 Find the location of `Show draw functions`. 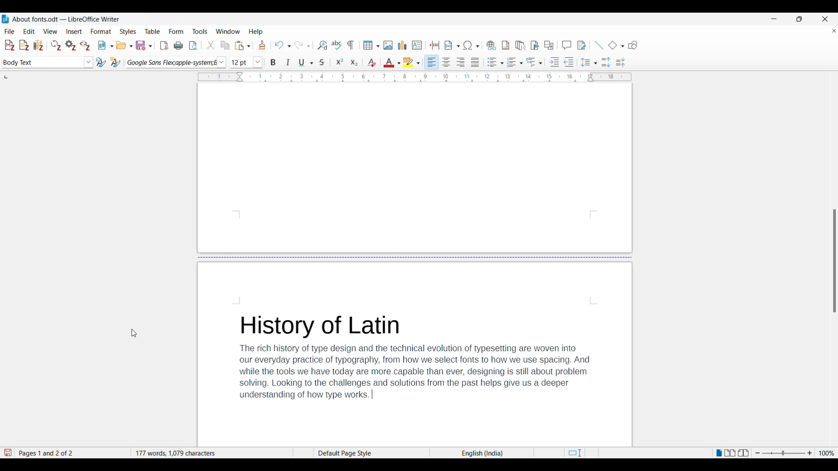

Show draw functions is located at coordinates (633, 45).